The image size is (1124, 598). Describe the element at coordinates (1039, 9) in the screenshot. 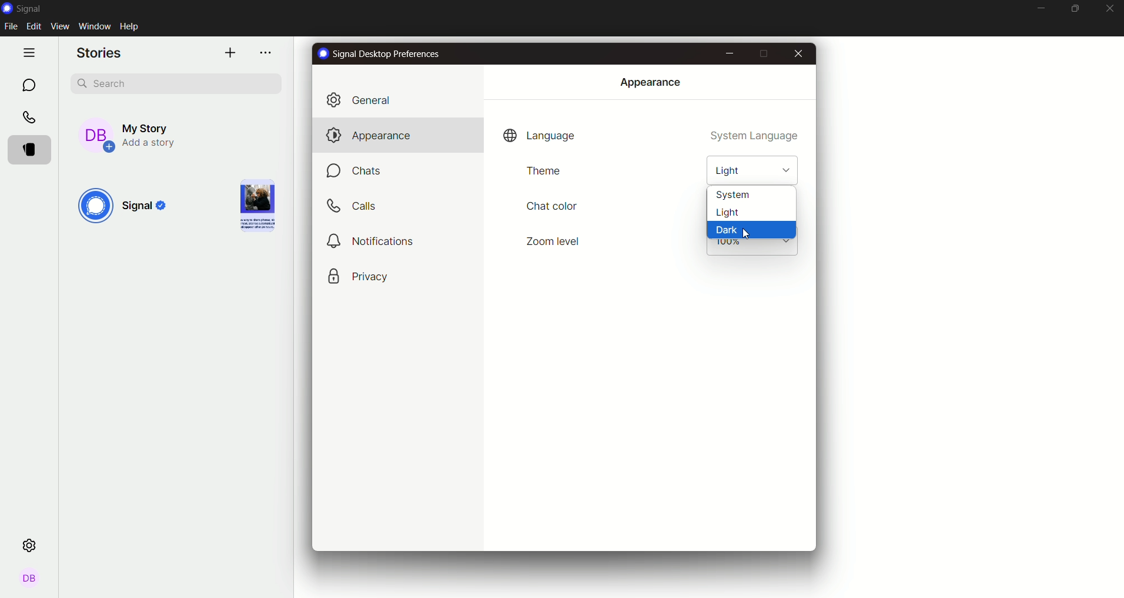

I see `minimize` at that location.